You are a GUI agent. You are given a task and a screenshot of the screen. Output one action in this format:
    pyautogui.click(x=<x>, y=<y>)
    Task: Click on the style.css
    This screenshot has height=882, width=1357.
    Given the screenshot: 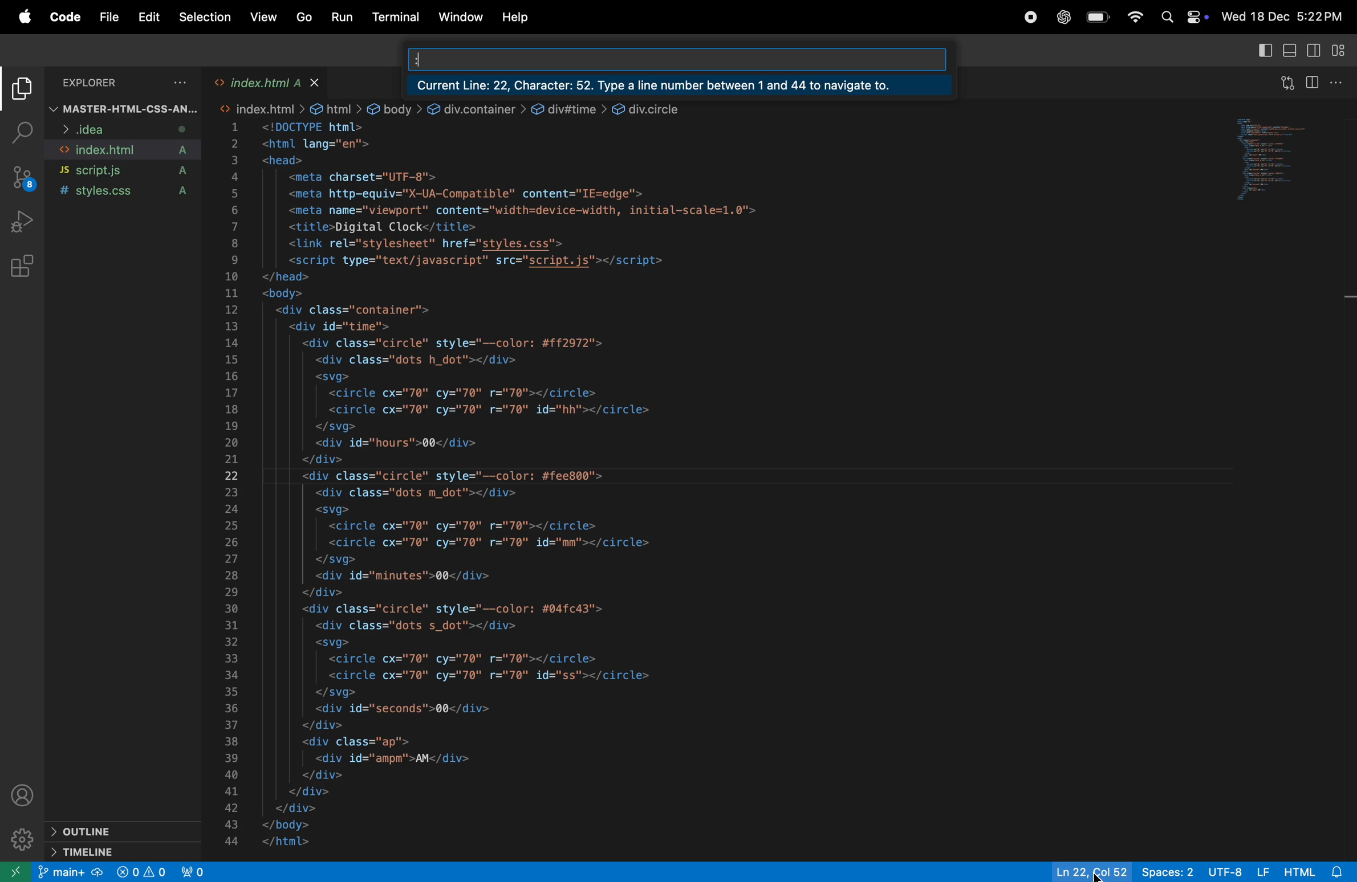 What is the action you would take?
    pyautogui.click(x=128, y=193)
    